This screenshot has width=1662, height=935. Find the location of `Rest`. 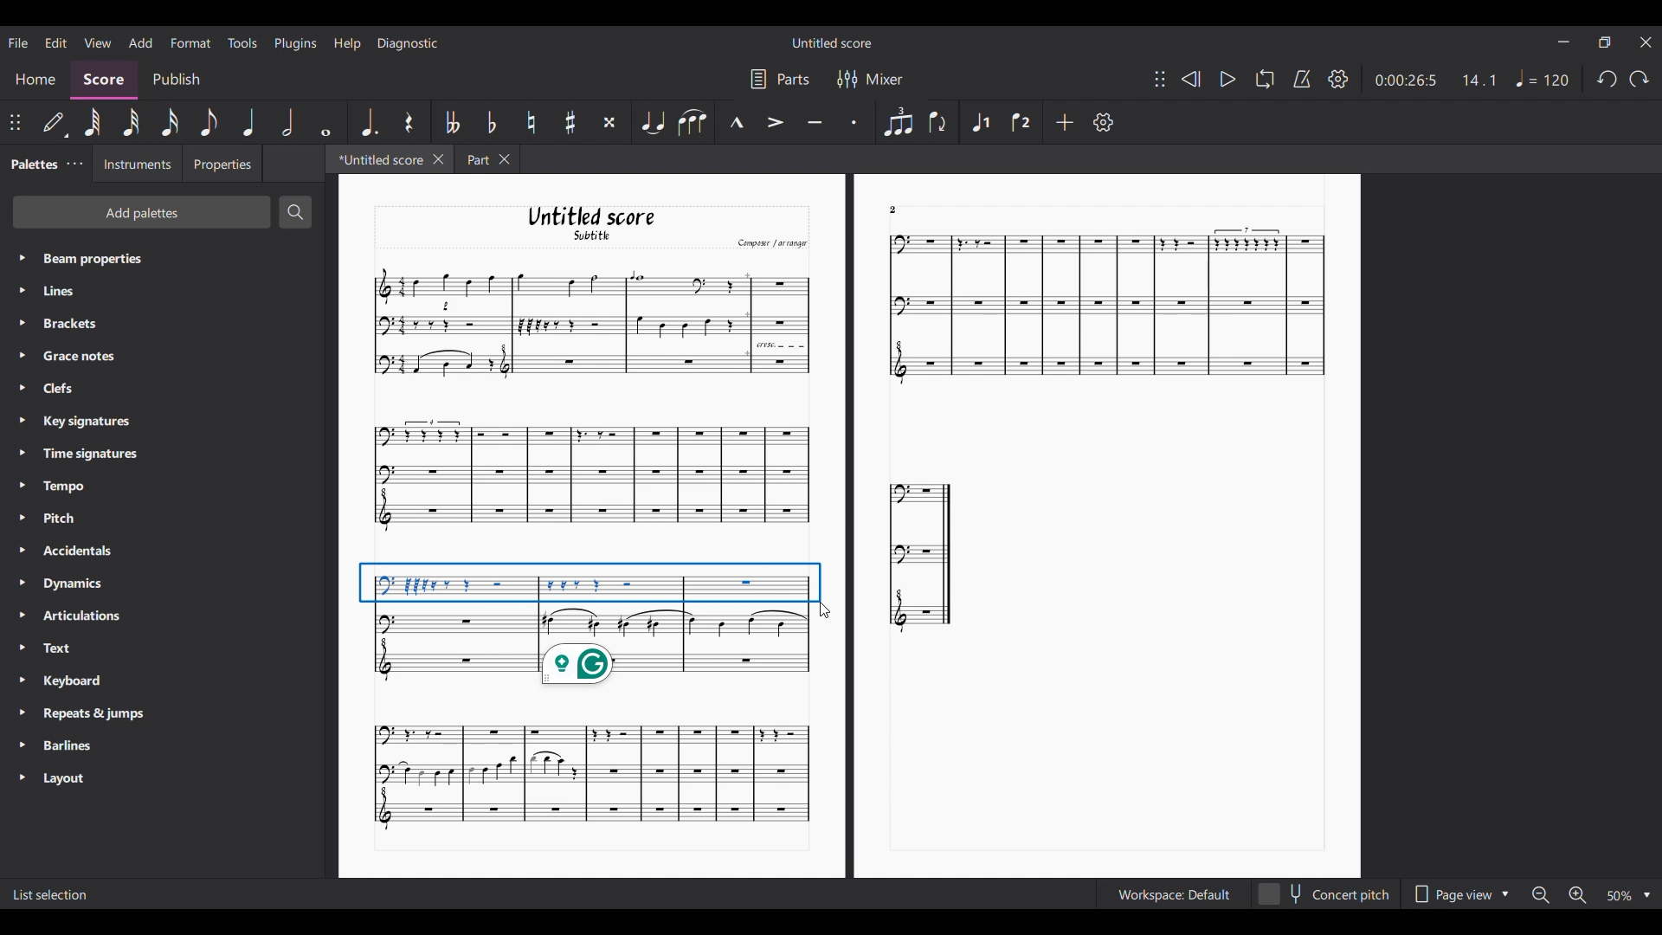

Rest is located at coordinates (411, 122).